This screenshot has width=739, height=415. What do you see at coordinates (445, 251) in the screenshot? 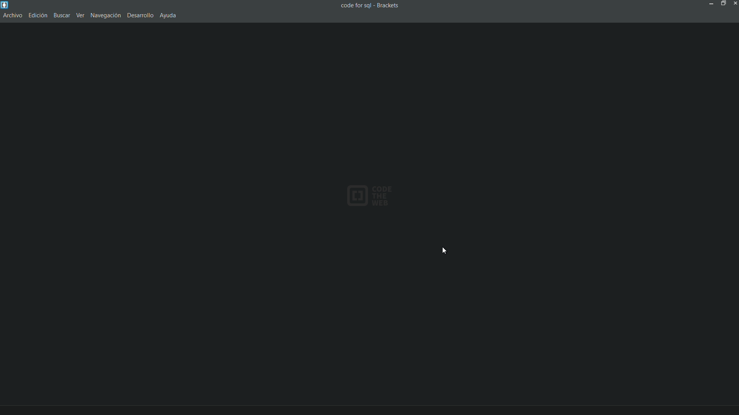
I see `cursor` at bounding box center [445, 251].